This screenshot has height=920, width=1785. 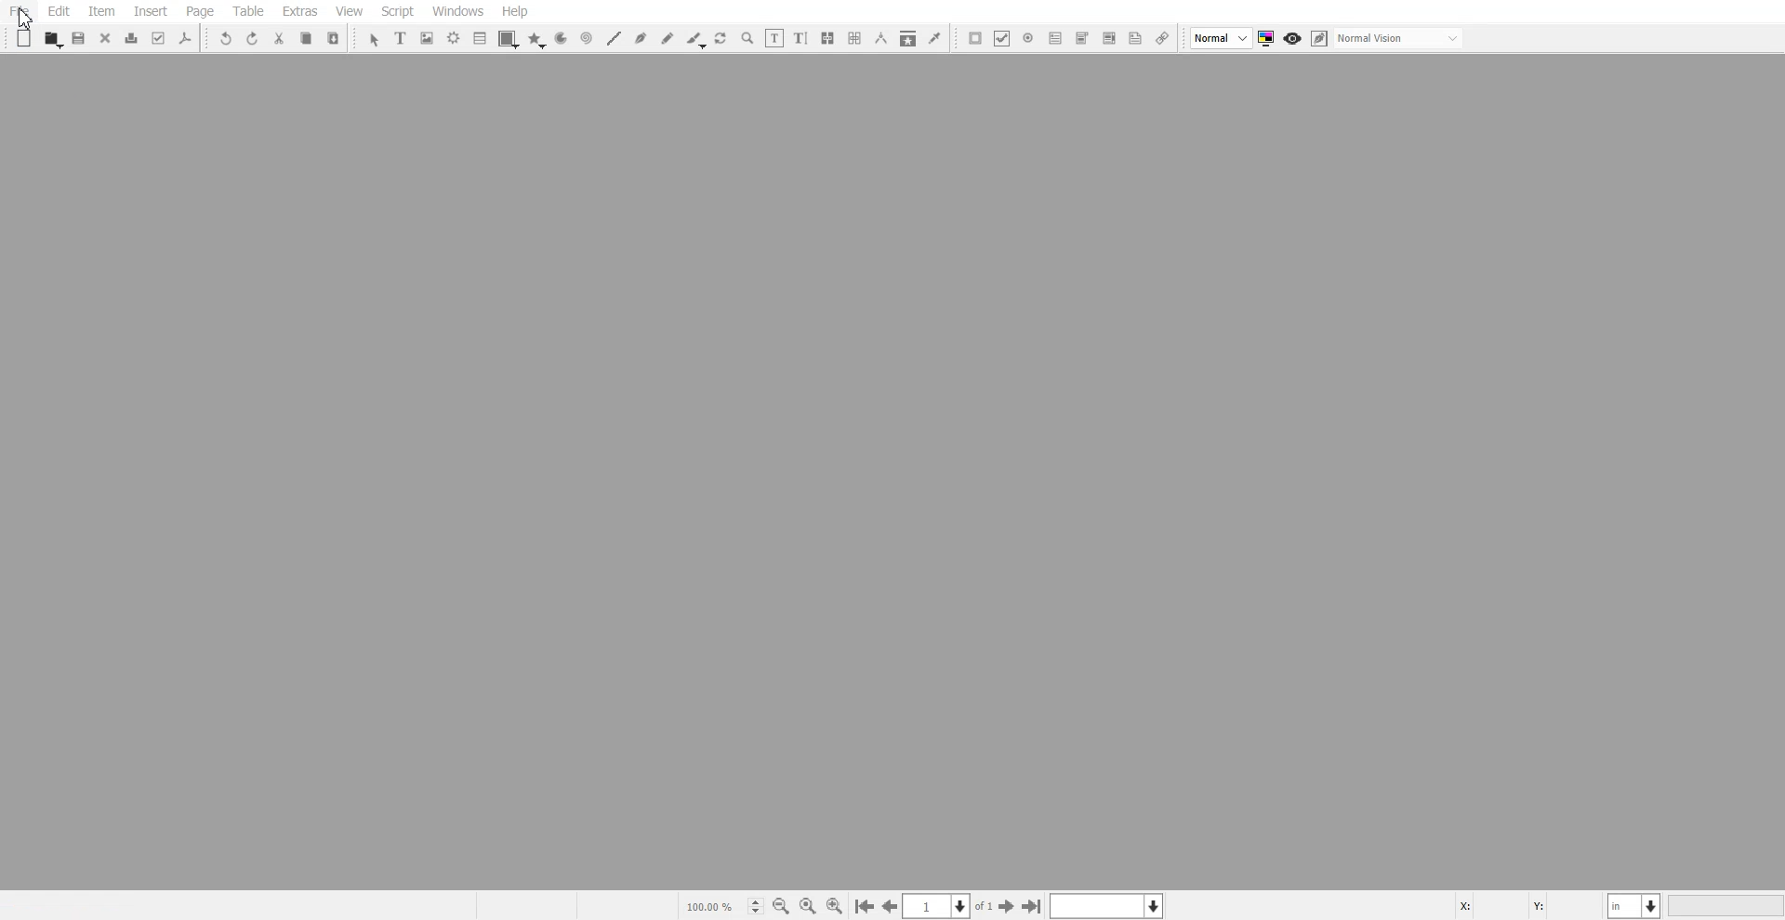 I want to click on Edit contents of frame, so click(x=774, y=37).